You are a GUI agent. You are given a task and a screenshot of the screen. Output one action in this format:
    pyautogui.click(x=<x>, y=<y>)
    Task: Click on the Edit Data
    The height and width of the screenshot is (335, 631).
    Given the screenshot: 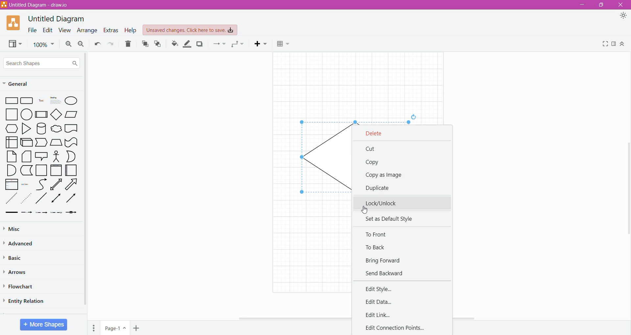 What is the action you would take?
    pyautogui.click(x=380, y=301)
    